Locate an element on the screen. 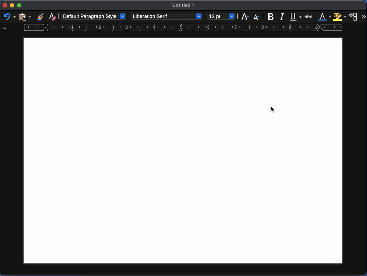 The width and height of the screenshot is (367, 276). Ruler is located at coordinates (173, 28).